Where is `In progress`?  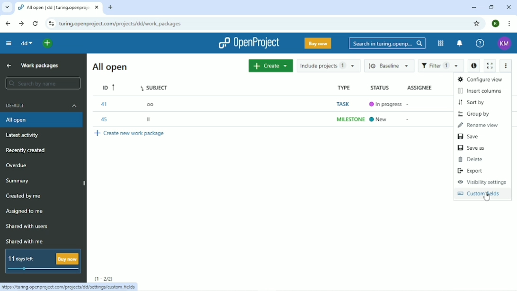 In progress is located at coordinates (384, 104).